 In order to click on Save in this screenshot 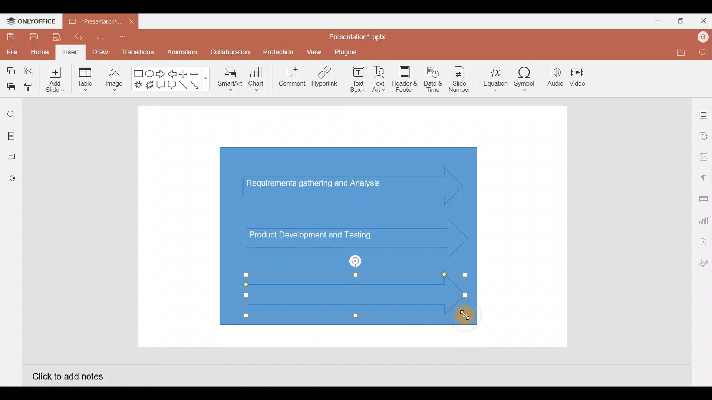, I will do `click(10, 36)`.